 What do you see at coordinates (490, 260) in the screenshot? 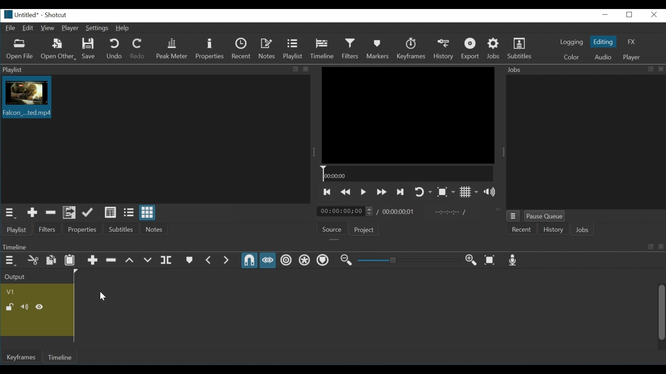
I see `Zoom Timeline to fit` at bounding box center [490, 260].